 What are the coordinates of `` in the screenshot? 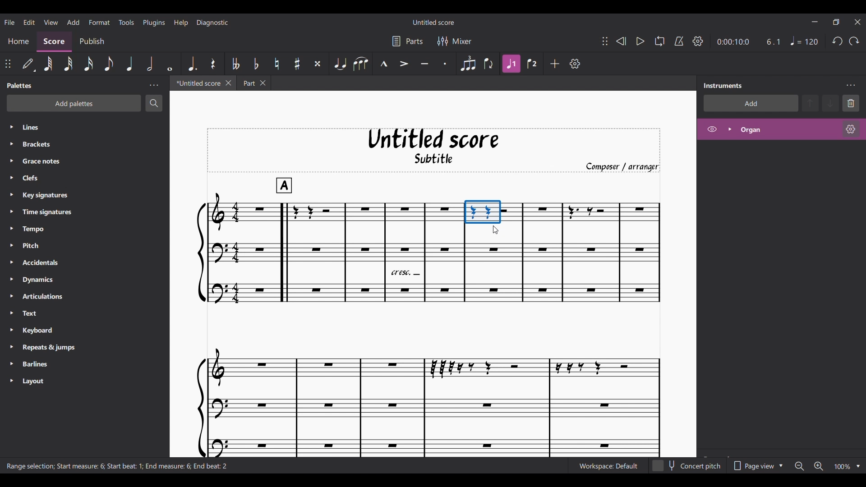 It's located at (470, 200).